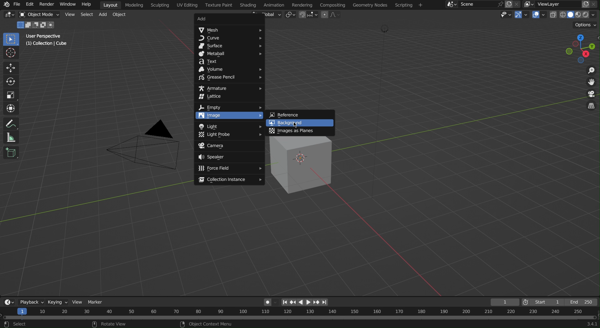 The image size is (600, 328). Describe the element at coordinates (270, 15) in the screenshot. I see `Global` at that location.